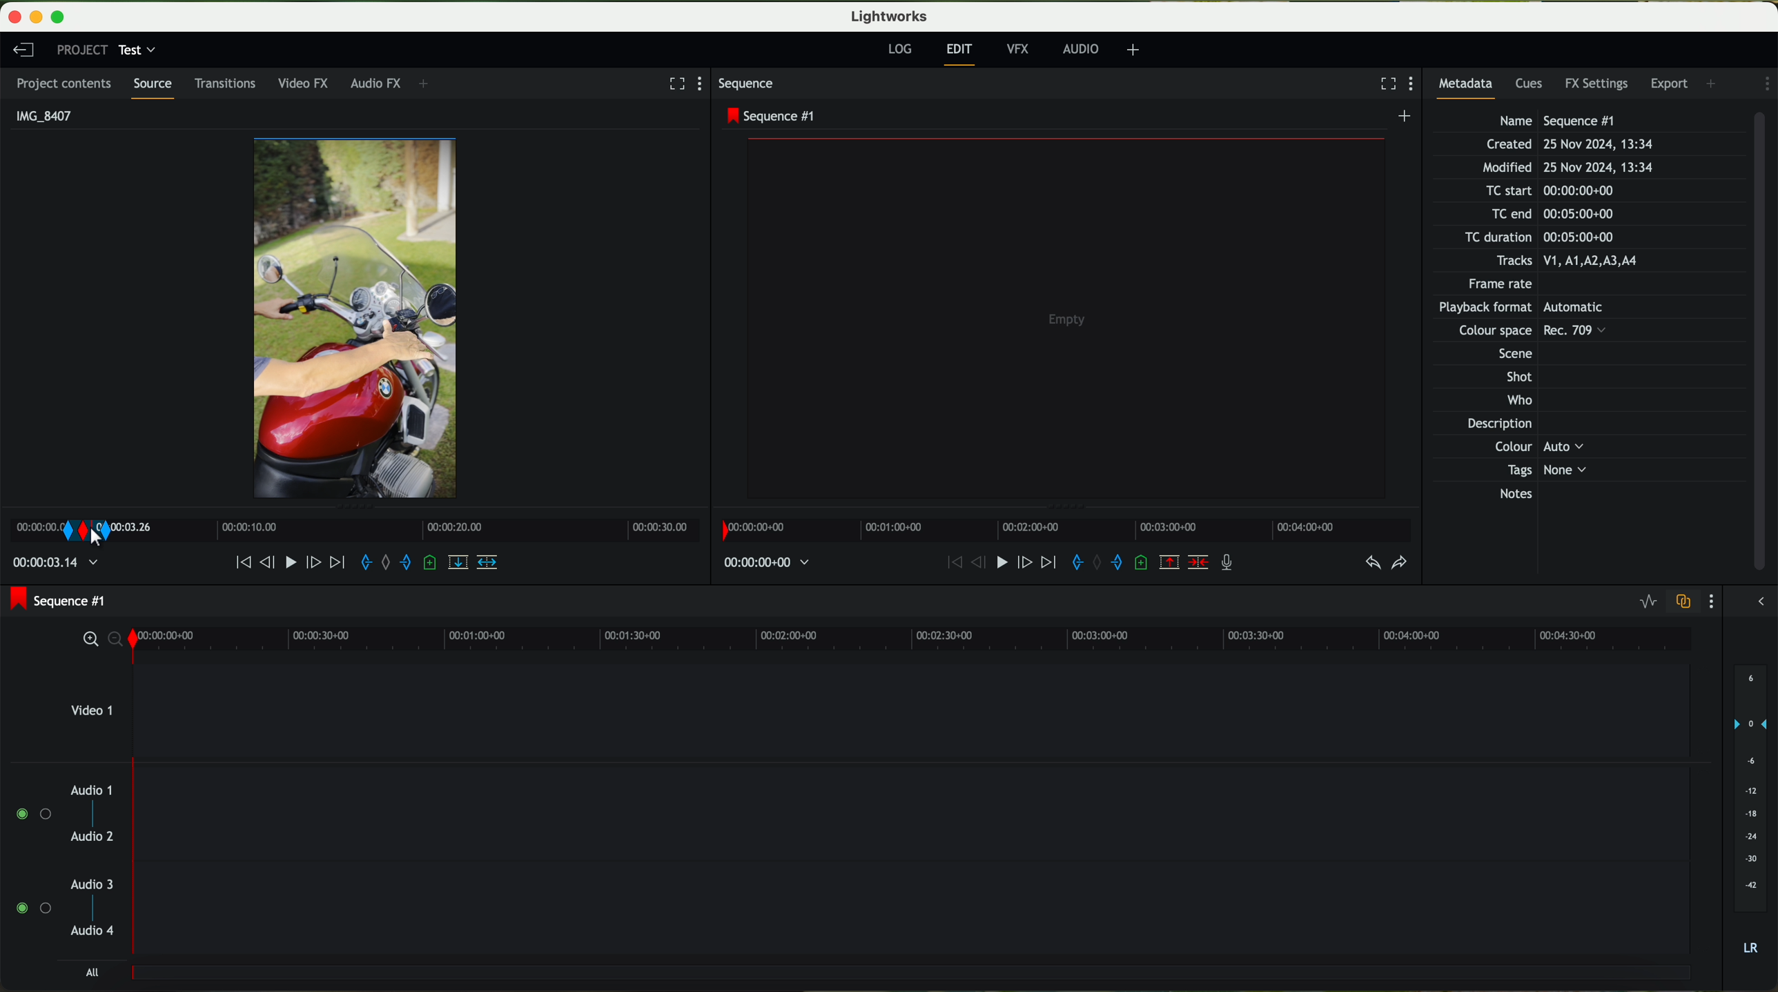 This screenshot has width=1778, height=992. What do you see at coordinates (1765, 83) in the screenshot?
I see `show settings menu` at bounding box center [1765, 83].